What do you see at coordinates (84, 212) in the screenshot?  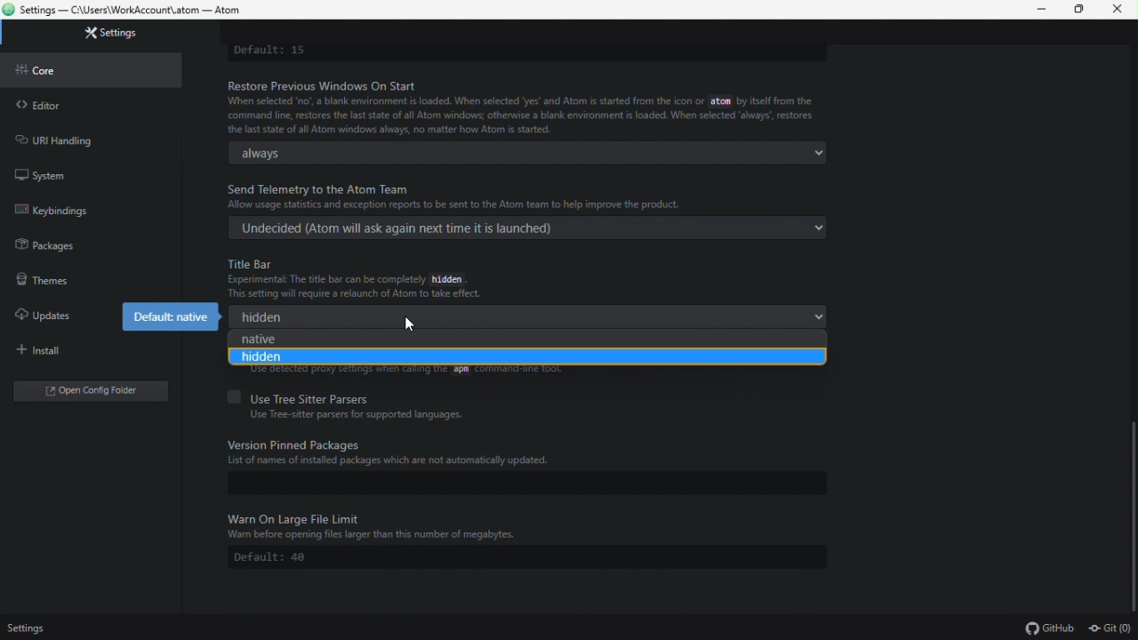 I see `key bindings` at bounding box center [84, 212].